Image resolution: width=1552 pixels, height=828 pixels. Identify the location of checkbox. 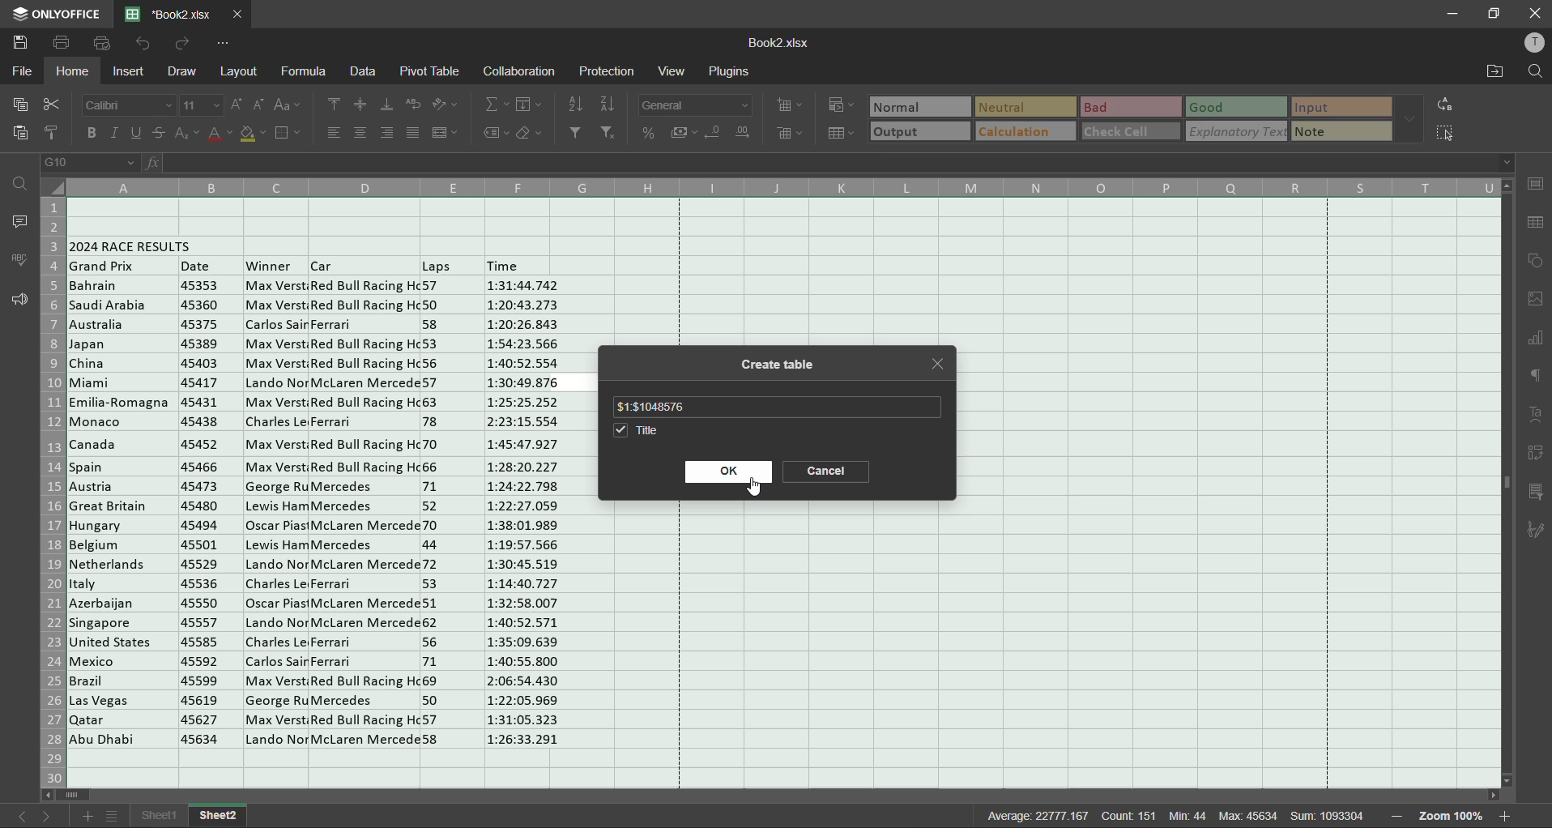
(619, 429).